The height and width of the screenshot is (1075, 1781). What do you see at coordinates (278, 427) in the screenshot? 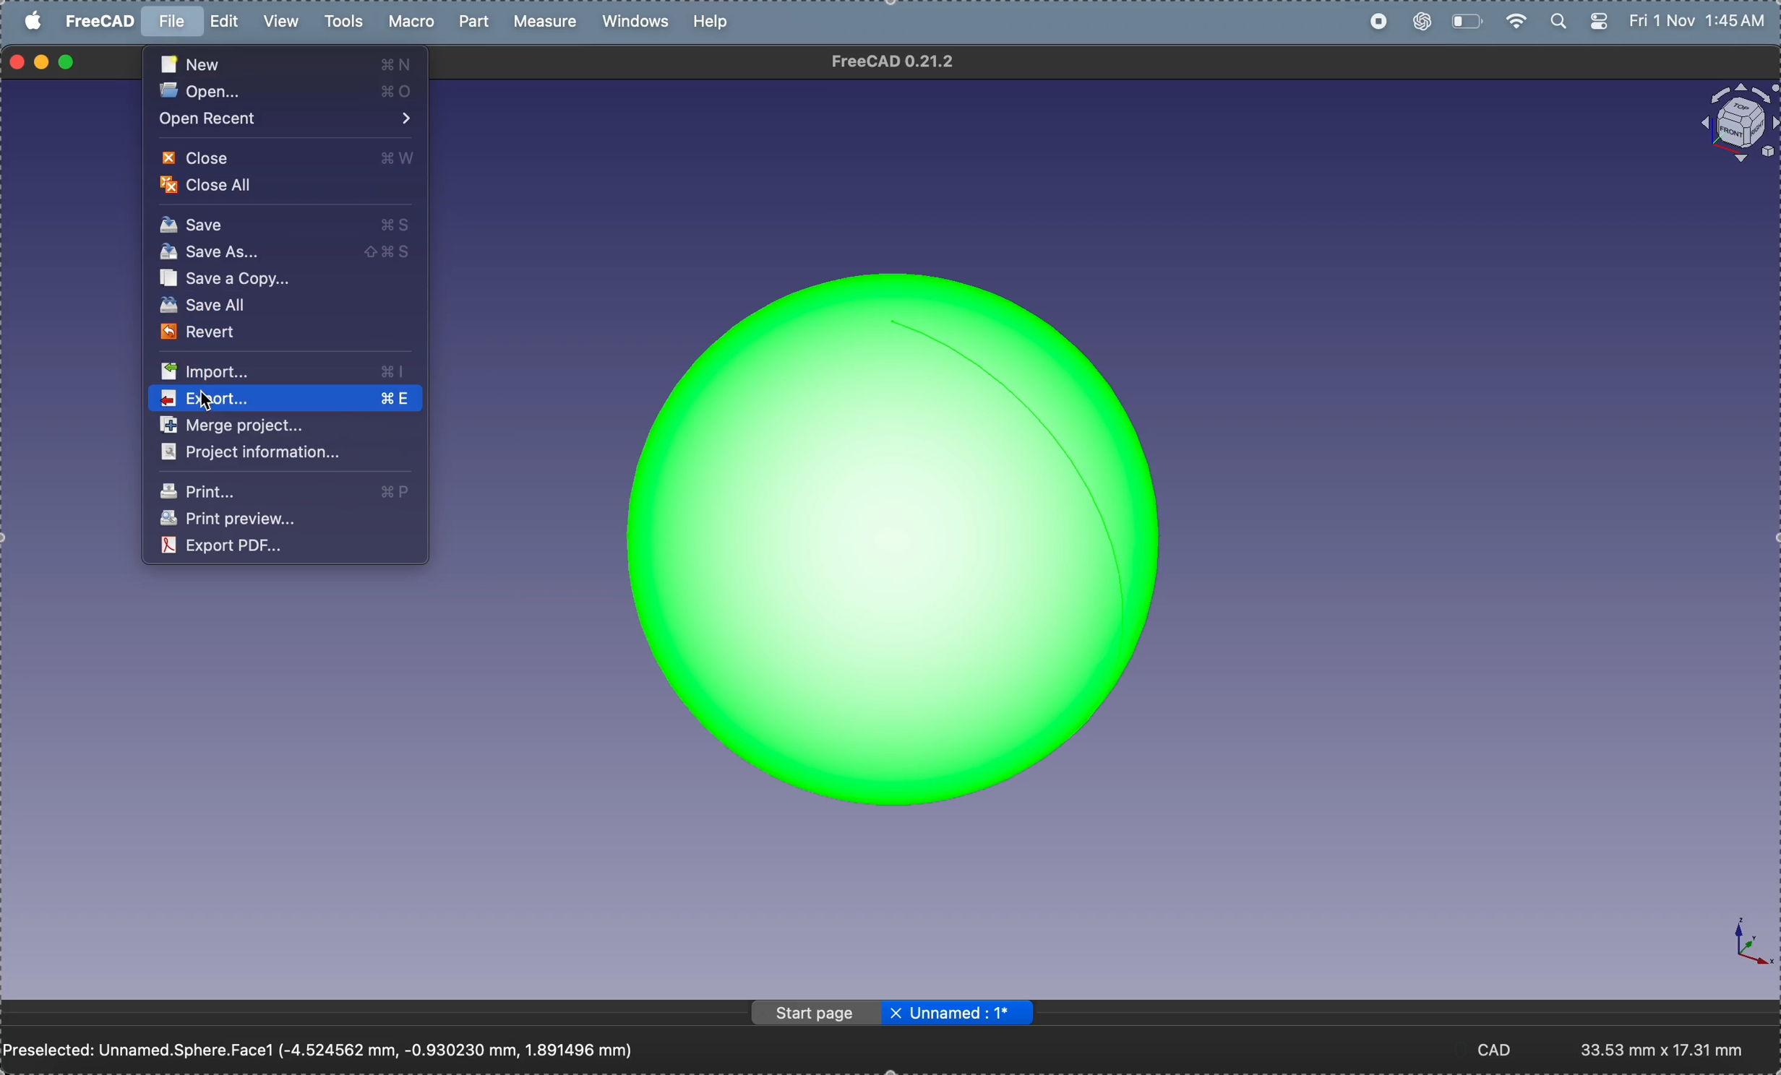
I see `merge project` at bounding box center [278, 427].